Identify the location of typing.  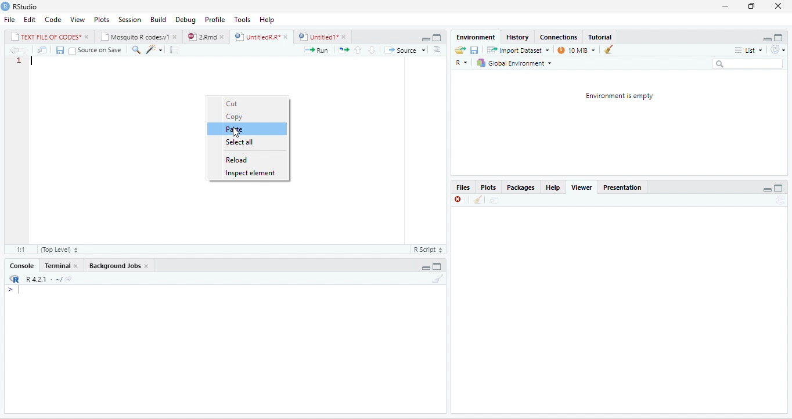
(33, 62).